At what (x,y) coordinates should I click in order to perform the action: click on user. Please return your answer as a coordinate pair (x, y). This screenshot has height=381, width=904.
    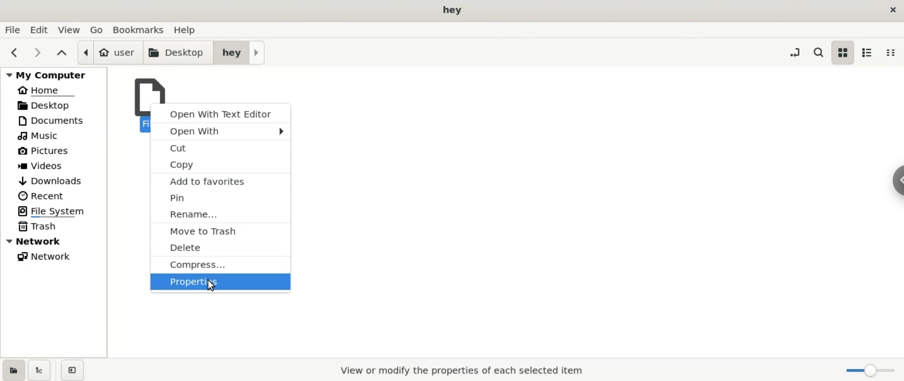
    Looking at the image, I should click on (110, 53).